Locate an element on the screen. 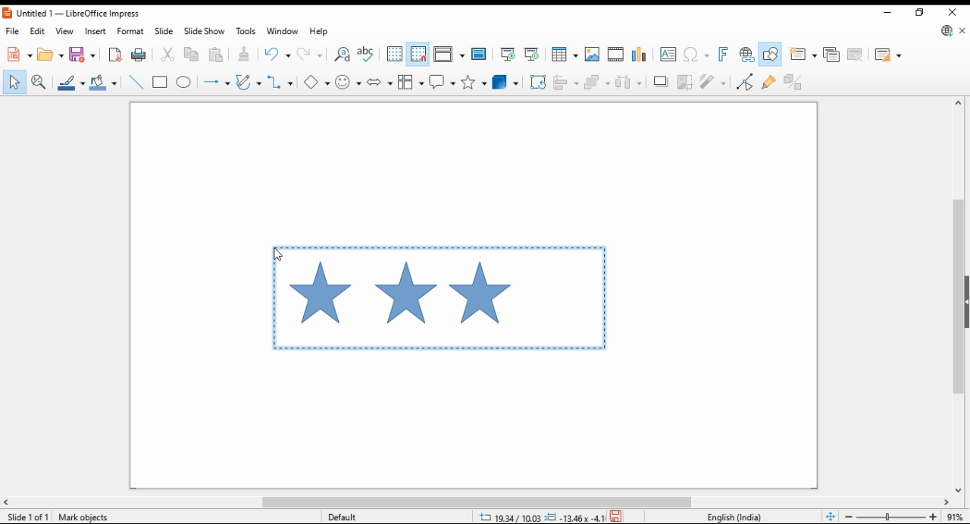  undo is located at coordinates (278, 53).